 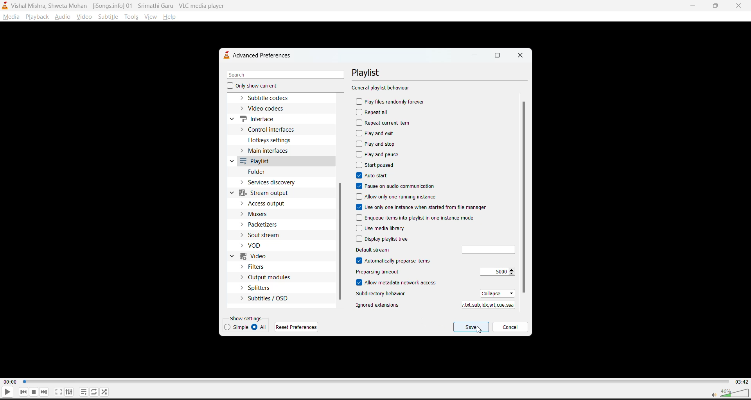 What do you see at coordinates (268, 109) in the screenshot?
I see `video codecs` at bounding box center [268, 109].